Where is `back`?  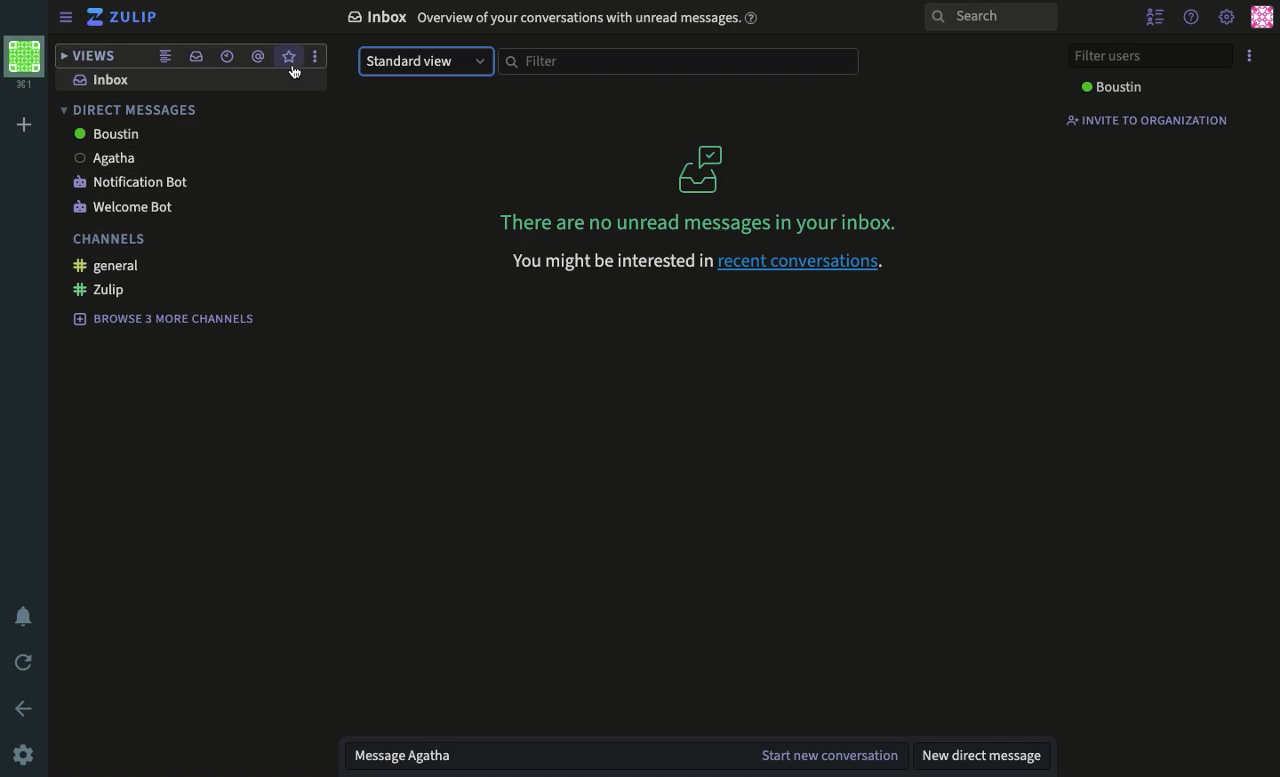
back is located at coordinates (28, 661).